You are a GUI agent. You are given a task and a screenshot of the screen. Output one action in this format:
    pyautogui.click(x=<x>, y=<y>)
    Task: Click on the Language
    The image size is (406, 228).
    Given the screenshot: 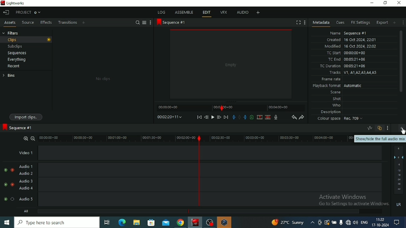 What is the action you would take?
    pyautogui.click(x=365, y=222)
    